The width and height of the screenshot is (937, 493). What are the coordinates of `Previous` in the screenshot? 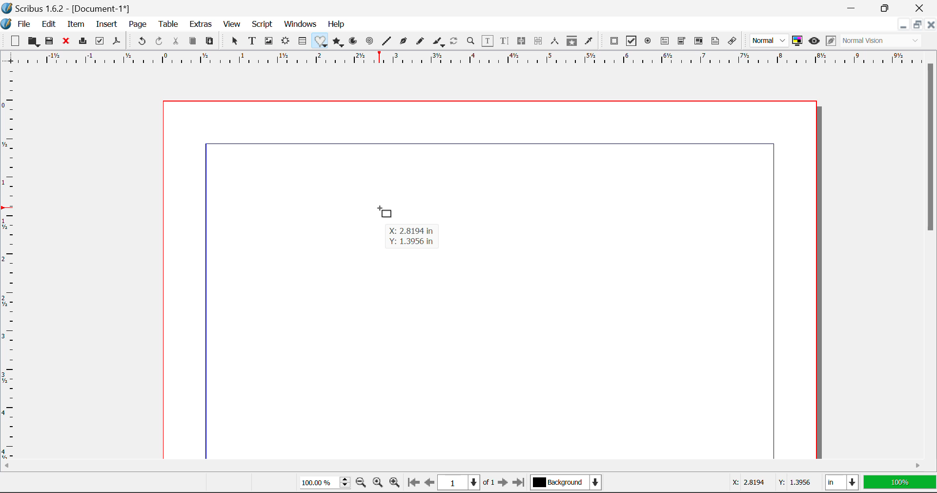 It's located at (430, 483).